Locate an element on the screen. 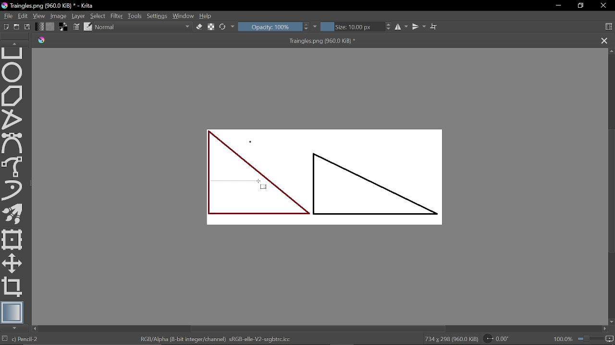 Image resolution: width=615 pixels, height=345 pixels. Move right is located at coordinates (605, 328).